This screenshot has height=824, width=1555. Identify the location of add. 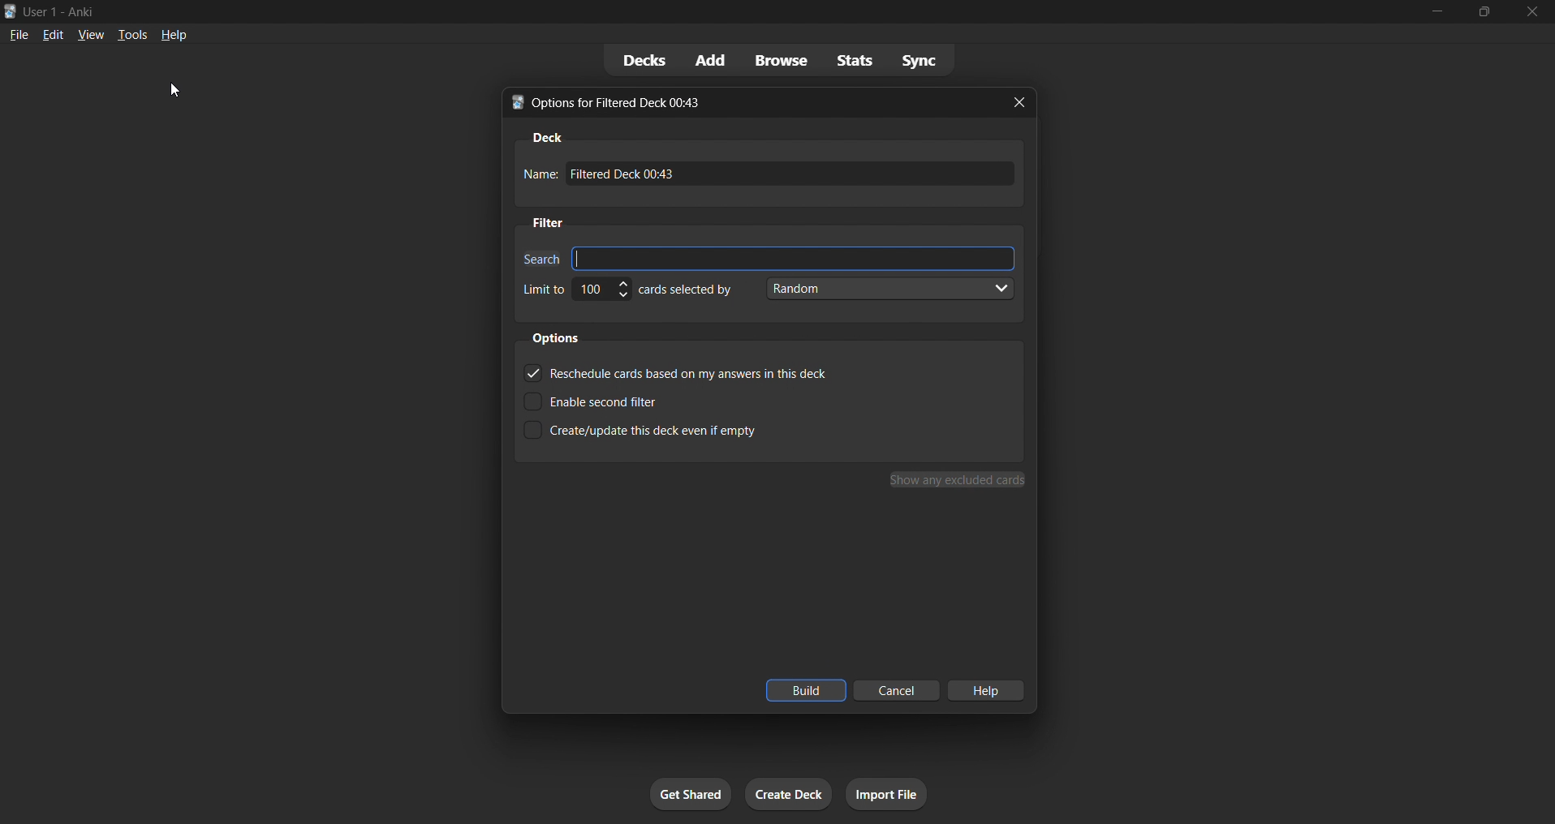
(707, 57).